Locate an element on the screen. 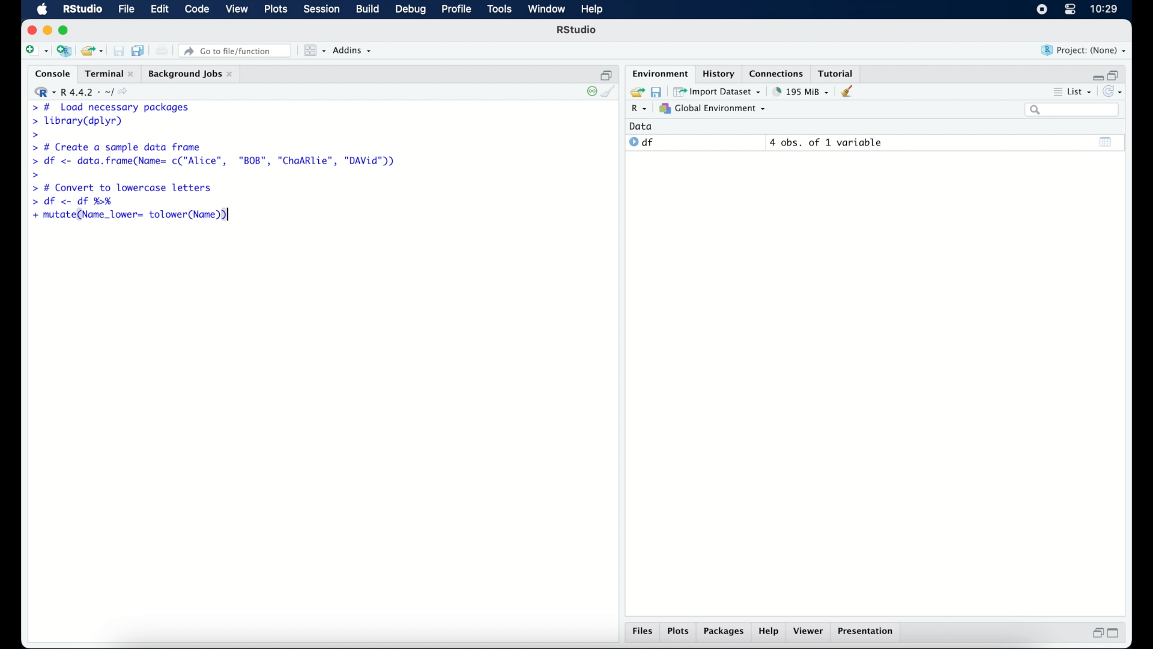 This screenshot has height=649, width=1153. > df <- data.frame(Name= c("Alice", "BOB", "ChaARlie", "DAVid"))| is located at coordinates (217, 162).